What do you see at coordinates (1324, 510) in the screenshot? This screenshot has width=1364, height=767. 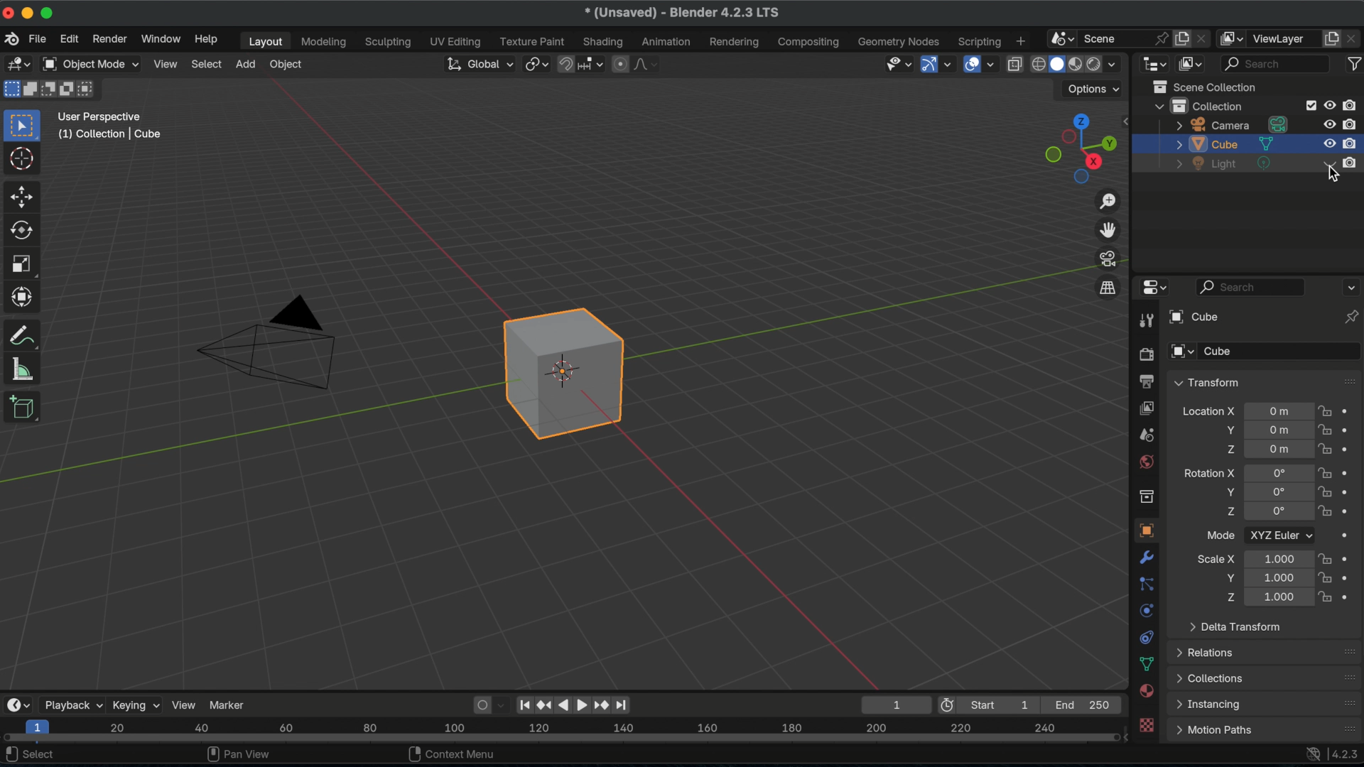 I see `lock rotation` at bounding box center [1324, 510].